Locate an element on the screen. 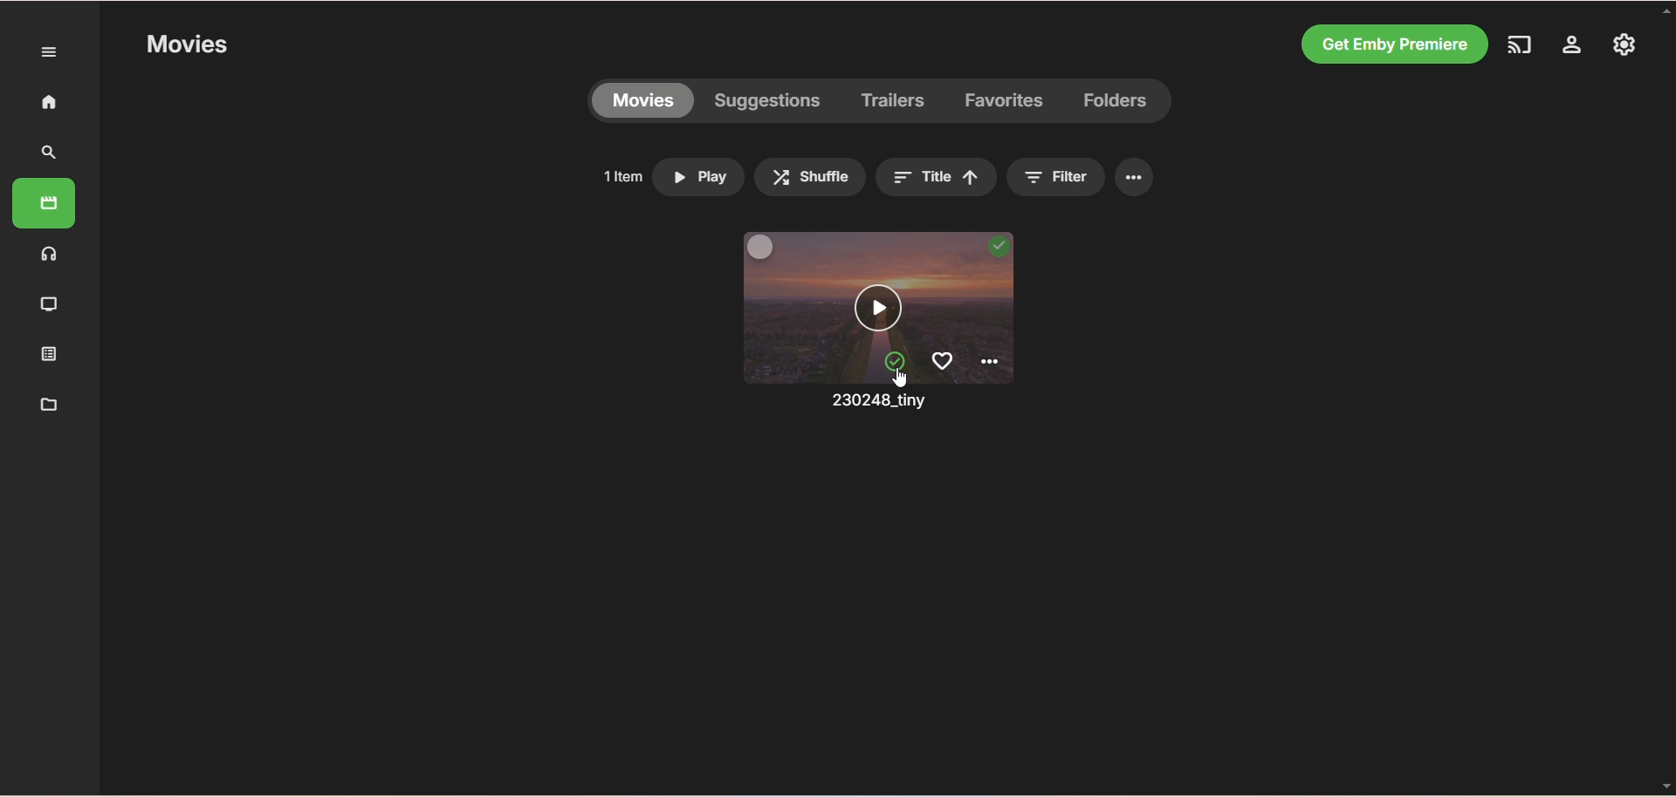 The image size is (1676, 797). favorites is located at coordinates (942, 361).